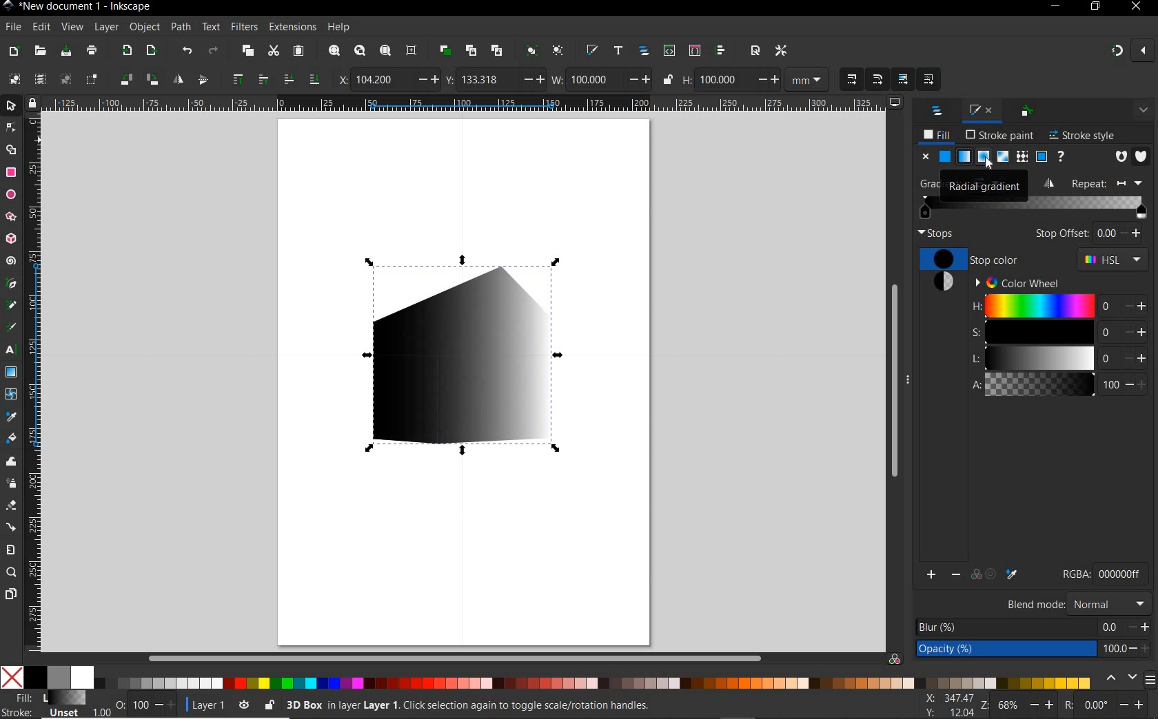 The width and height of the screenshot is (1158, 719). What do you see at coordinates (10, 395) in the screenshot?
I see `MESH TOOL` at bounding box center [10, 395].